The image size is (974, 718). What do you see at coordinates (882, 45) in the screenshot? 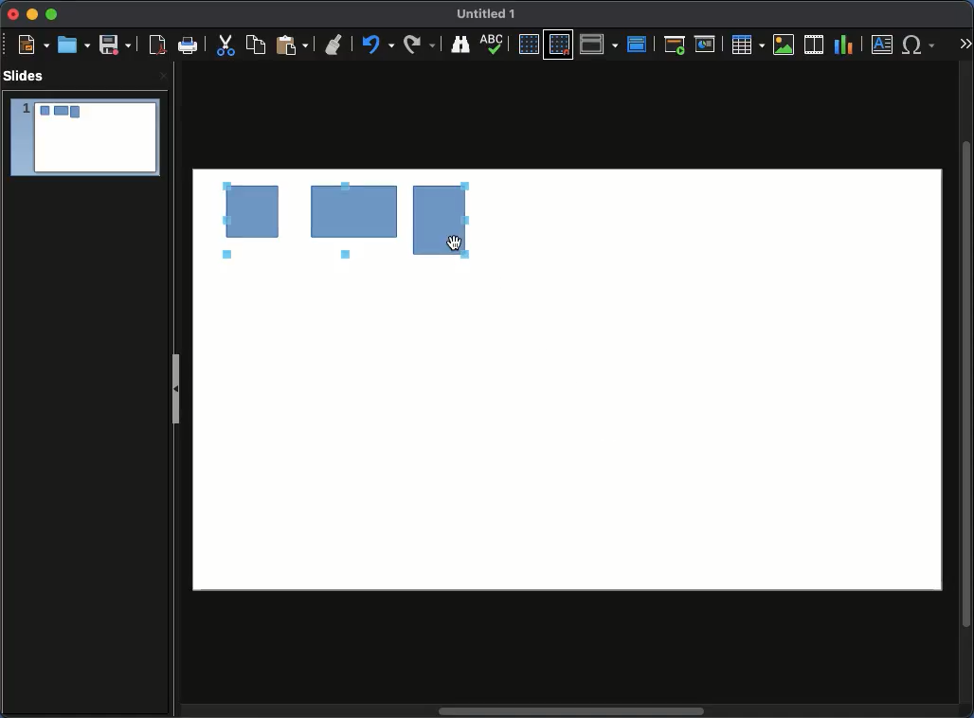
I see `Textbox` at bounding box center [882, 45].